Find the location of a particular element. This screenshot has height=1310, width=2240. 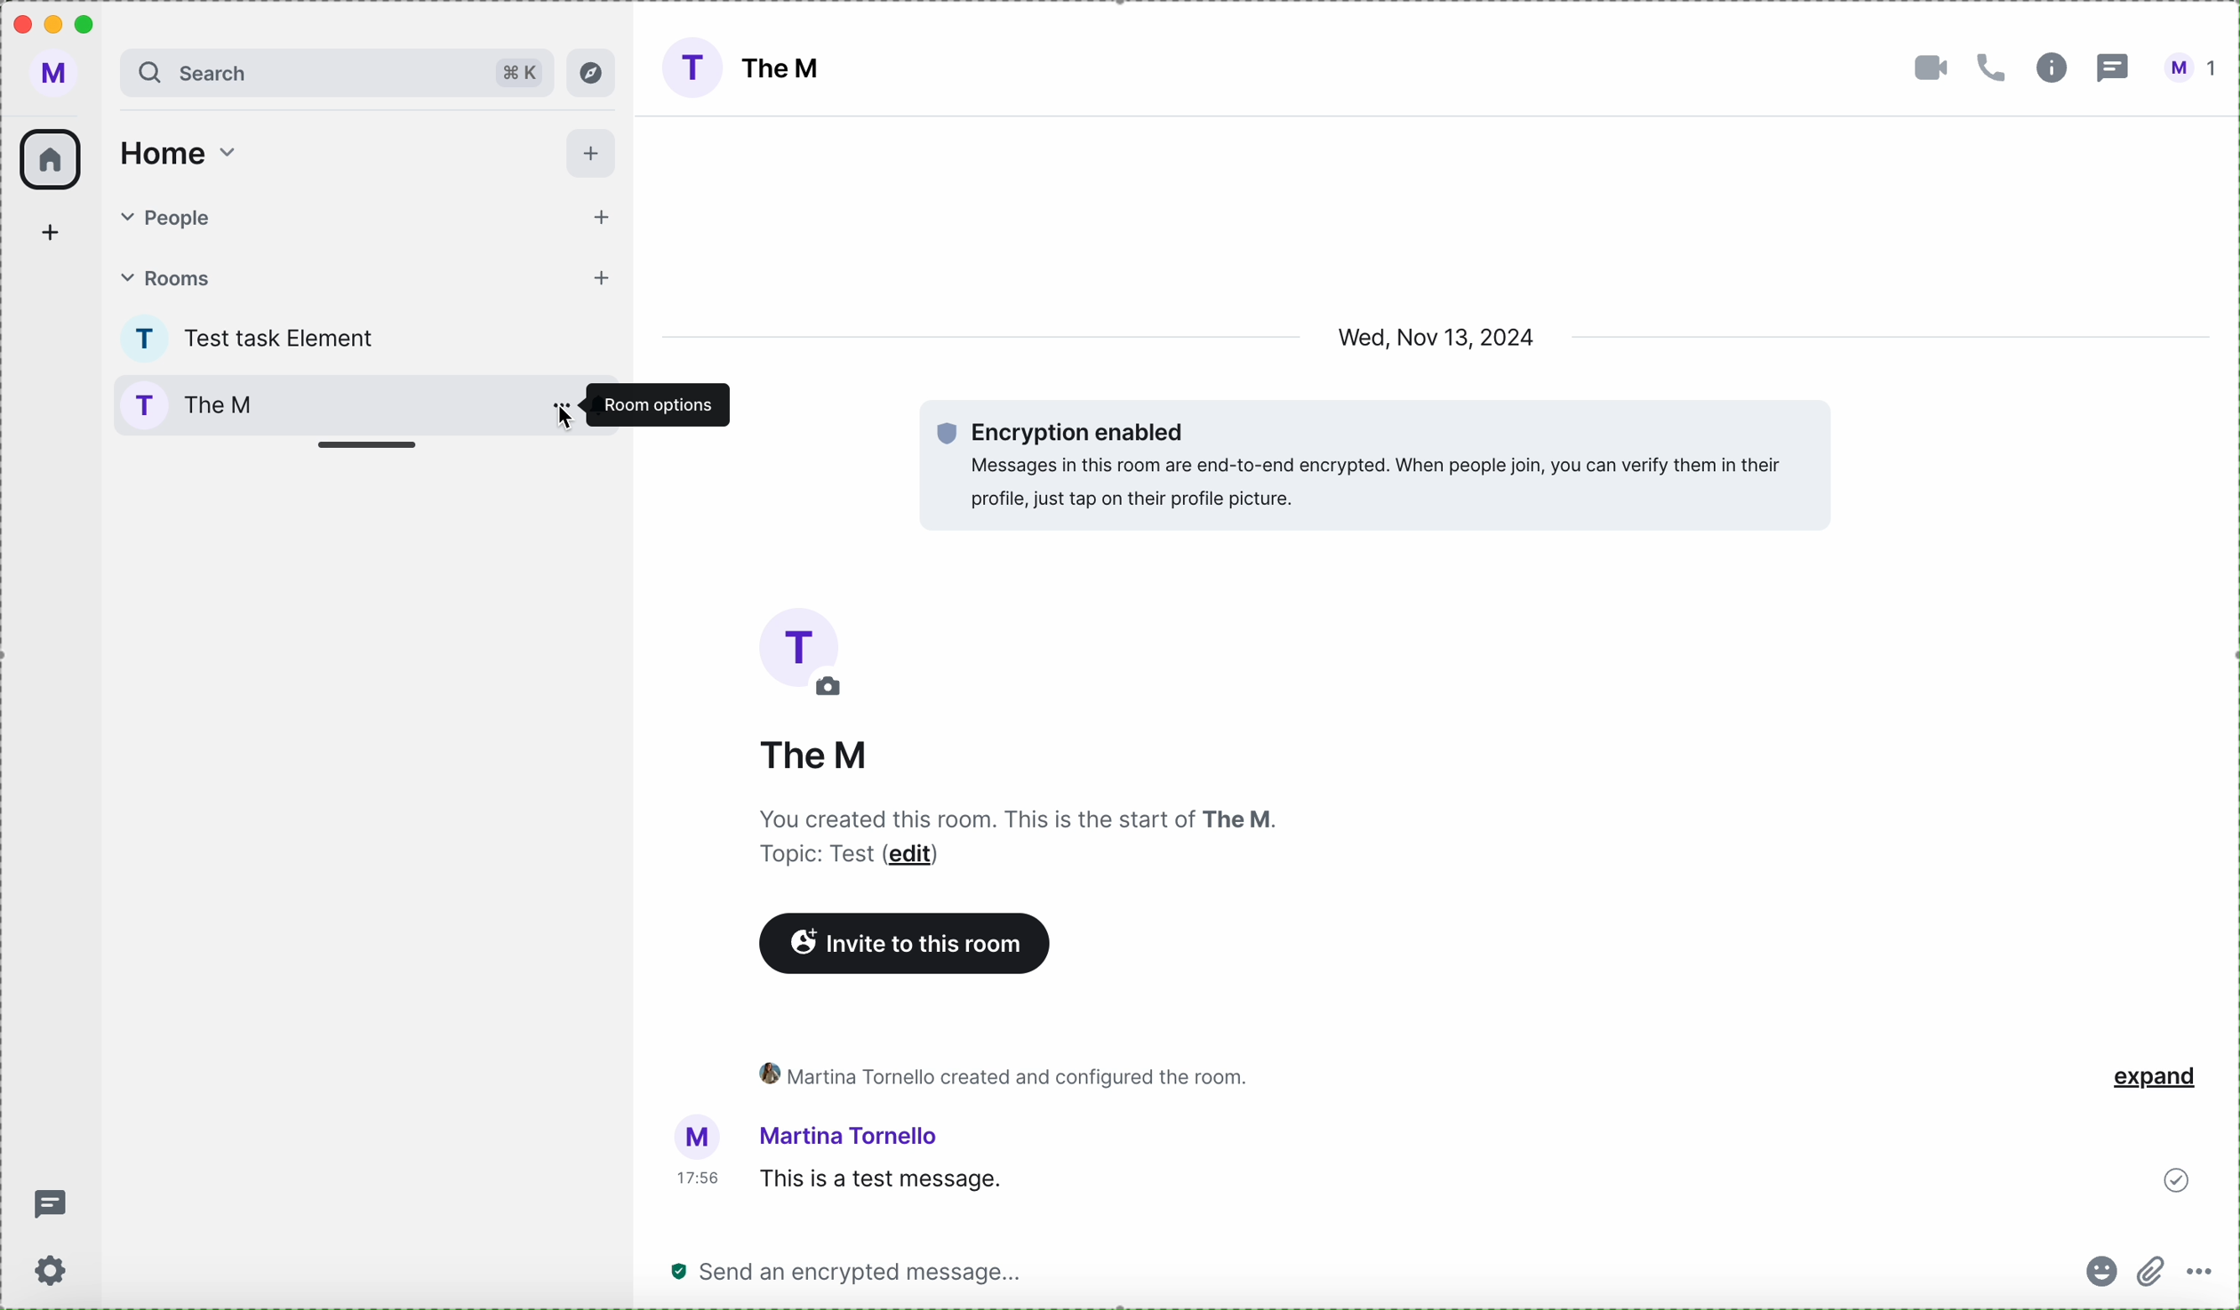

picture room is located at coordinates (802, 636).